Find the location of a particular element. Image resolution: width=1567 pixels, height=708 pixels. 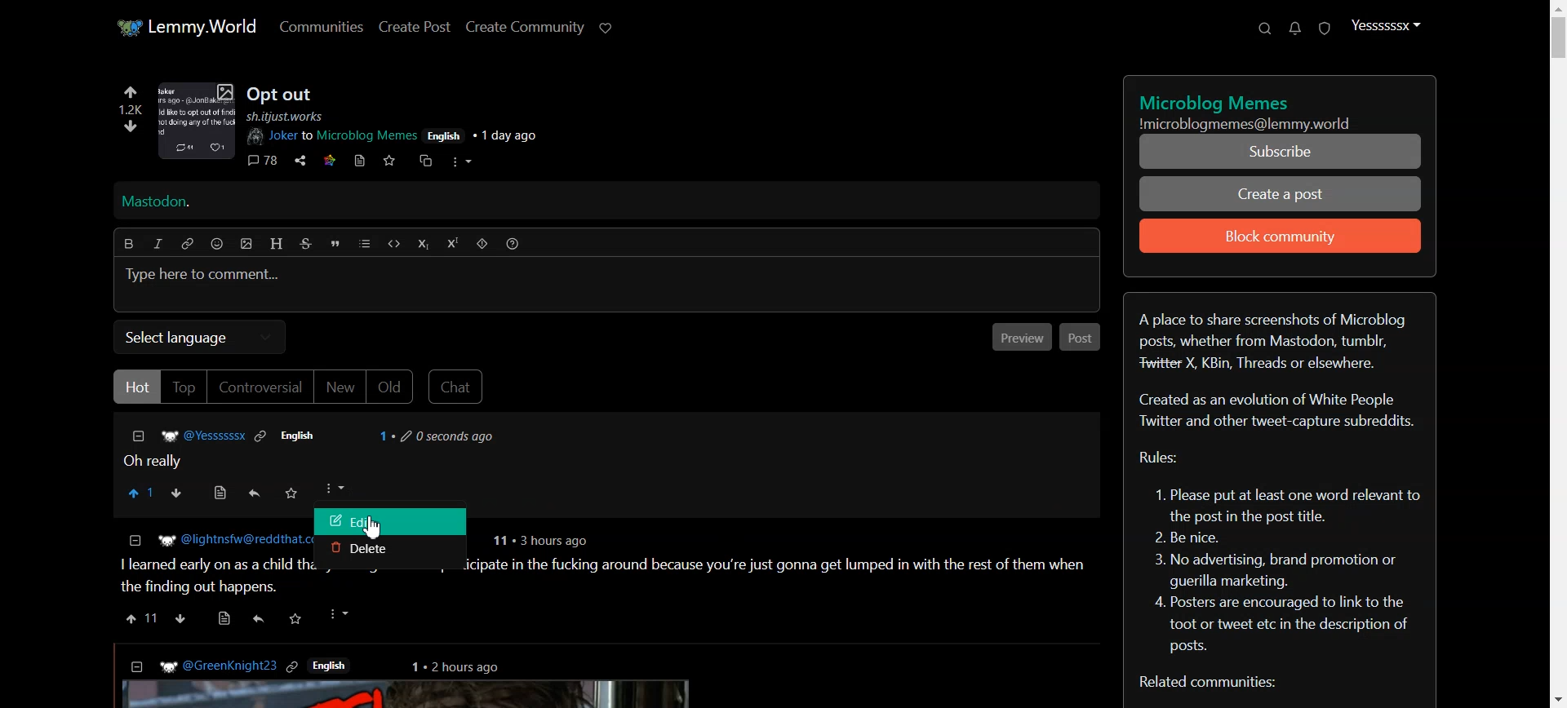

posts is located at coordinates (779, 560).